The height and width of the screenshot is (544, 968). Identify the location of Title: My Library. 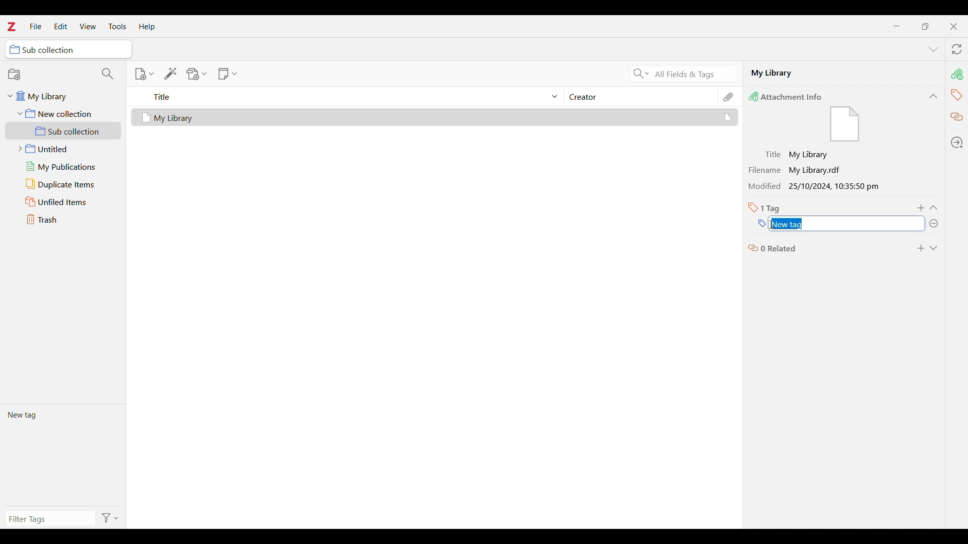
(798, 155).